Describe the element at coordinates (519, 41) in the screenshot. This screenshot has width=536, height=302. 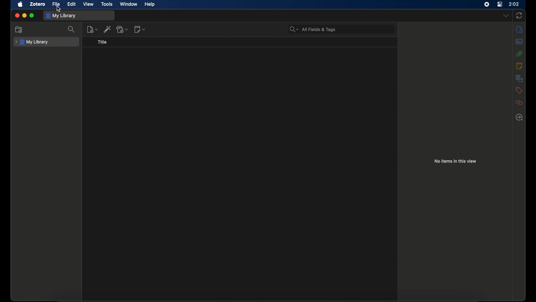
I see `abstract` at that location.